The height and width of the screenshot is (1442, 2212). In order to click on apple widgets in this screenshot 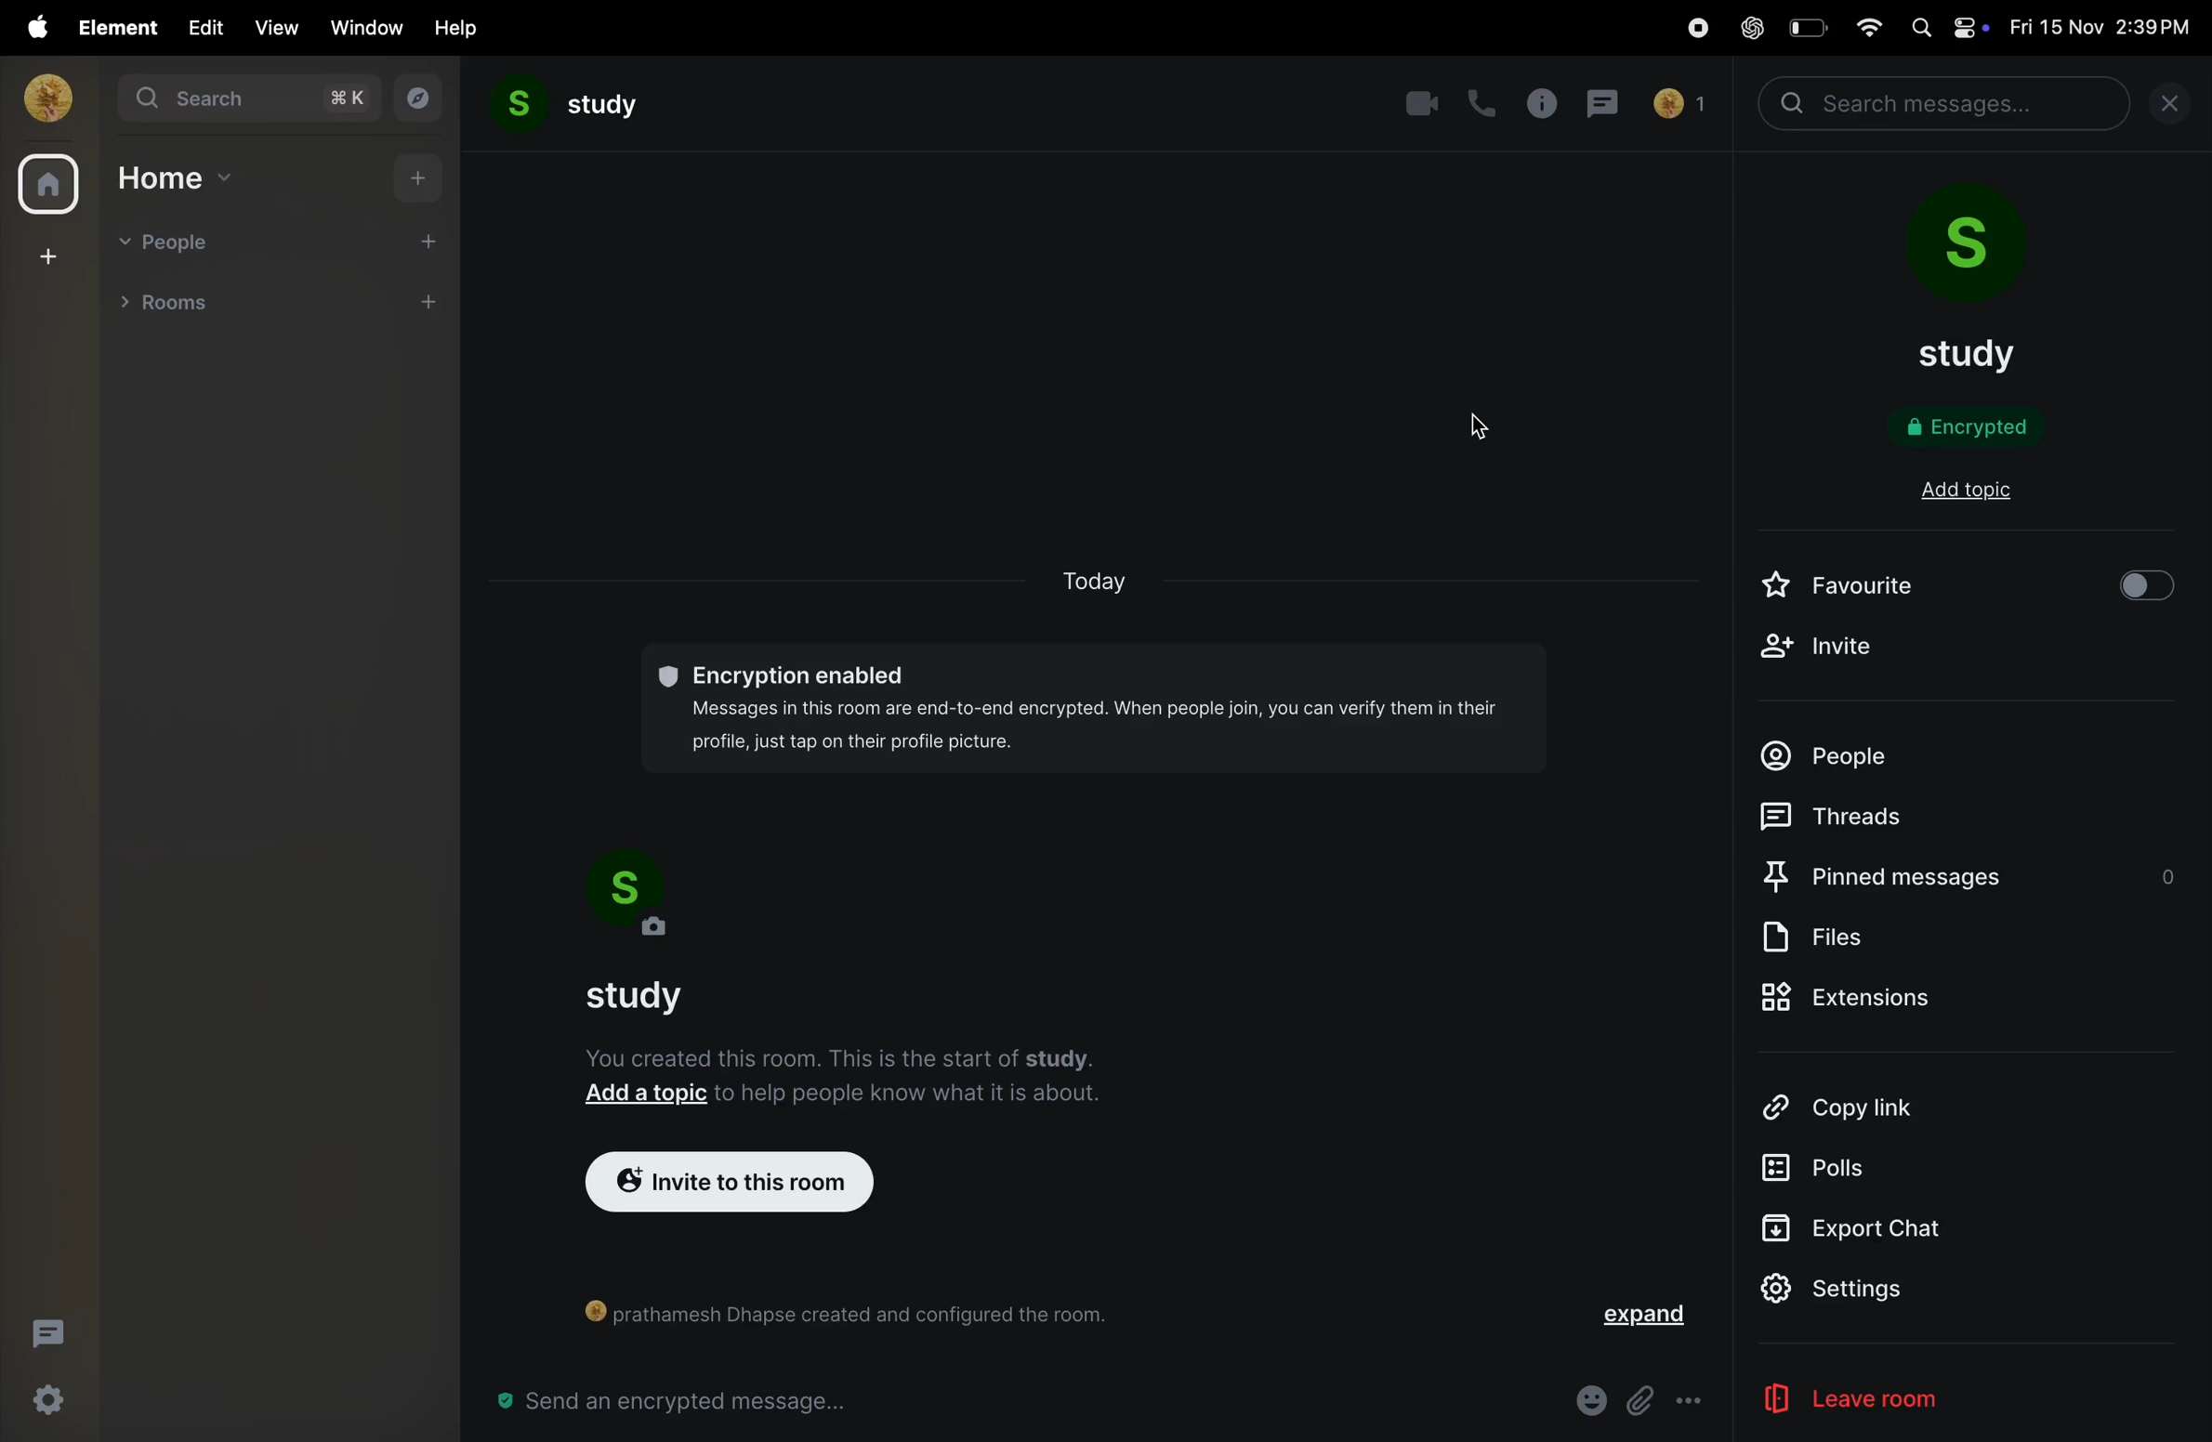, I will do `click(1947, 26)`.